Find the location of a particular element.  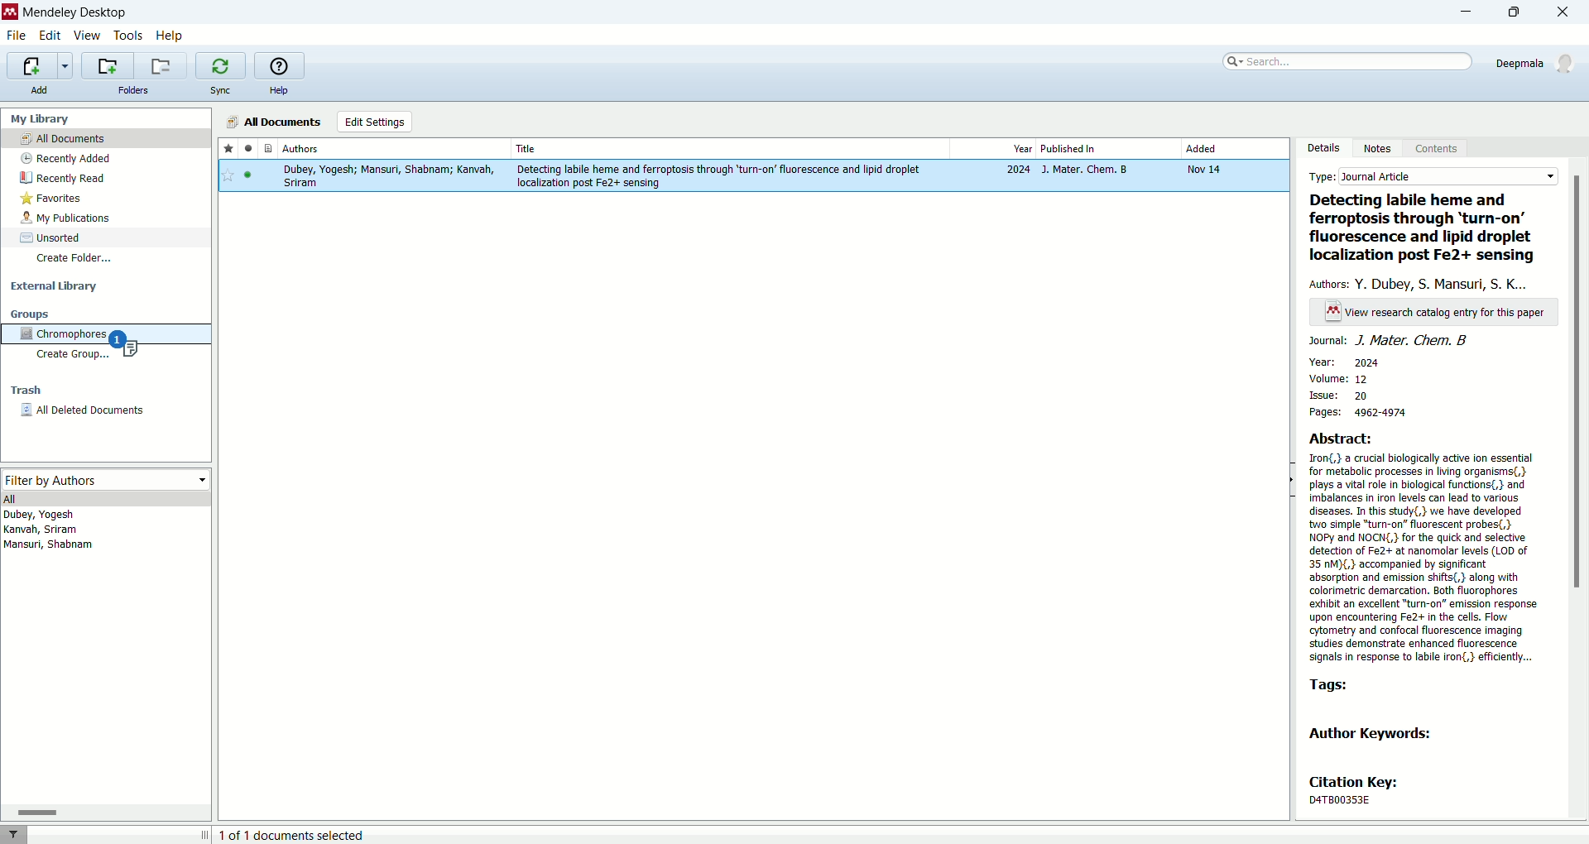

vertical scroll bar is located at coordinates (1579, 488).